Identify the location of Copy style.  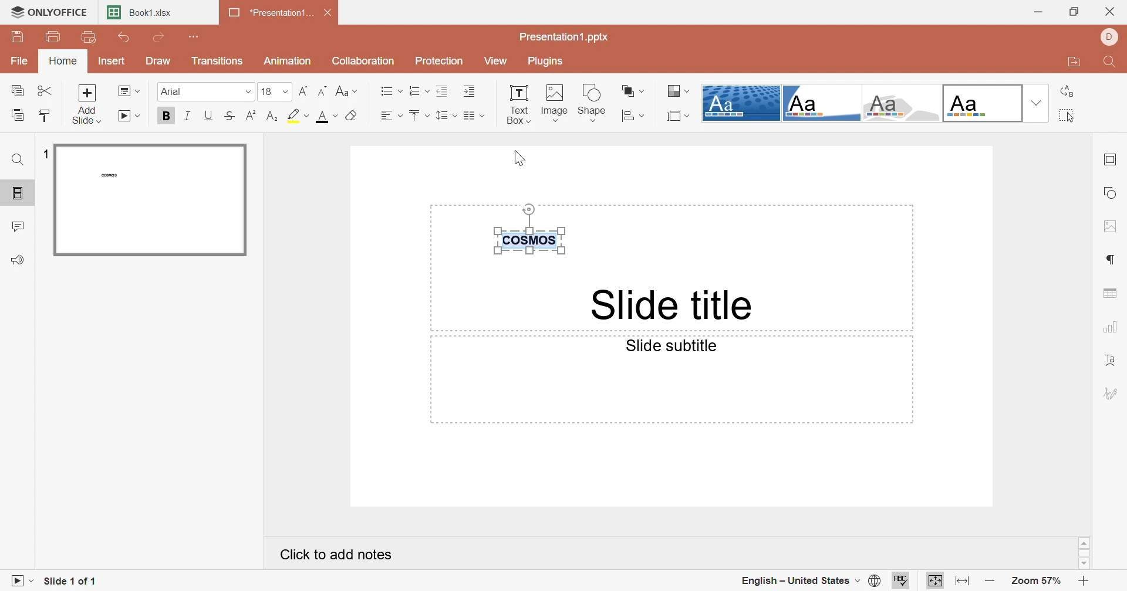
(41, 116).